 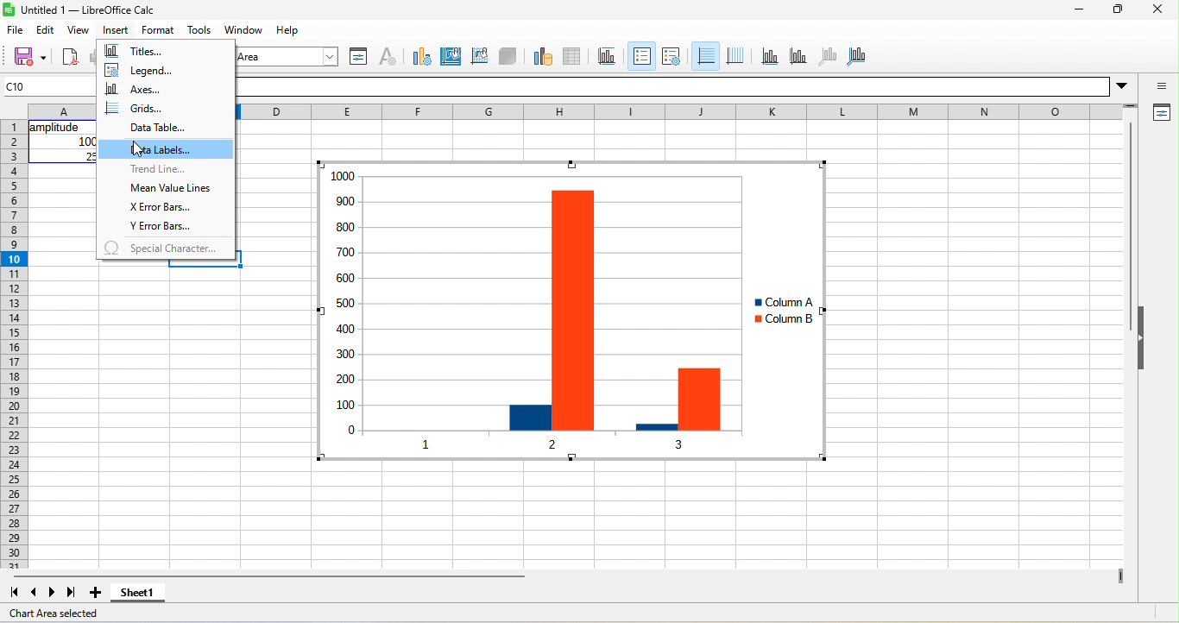 I want to click on x error bars, so click(x=169, y=210).